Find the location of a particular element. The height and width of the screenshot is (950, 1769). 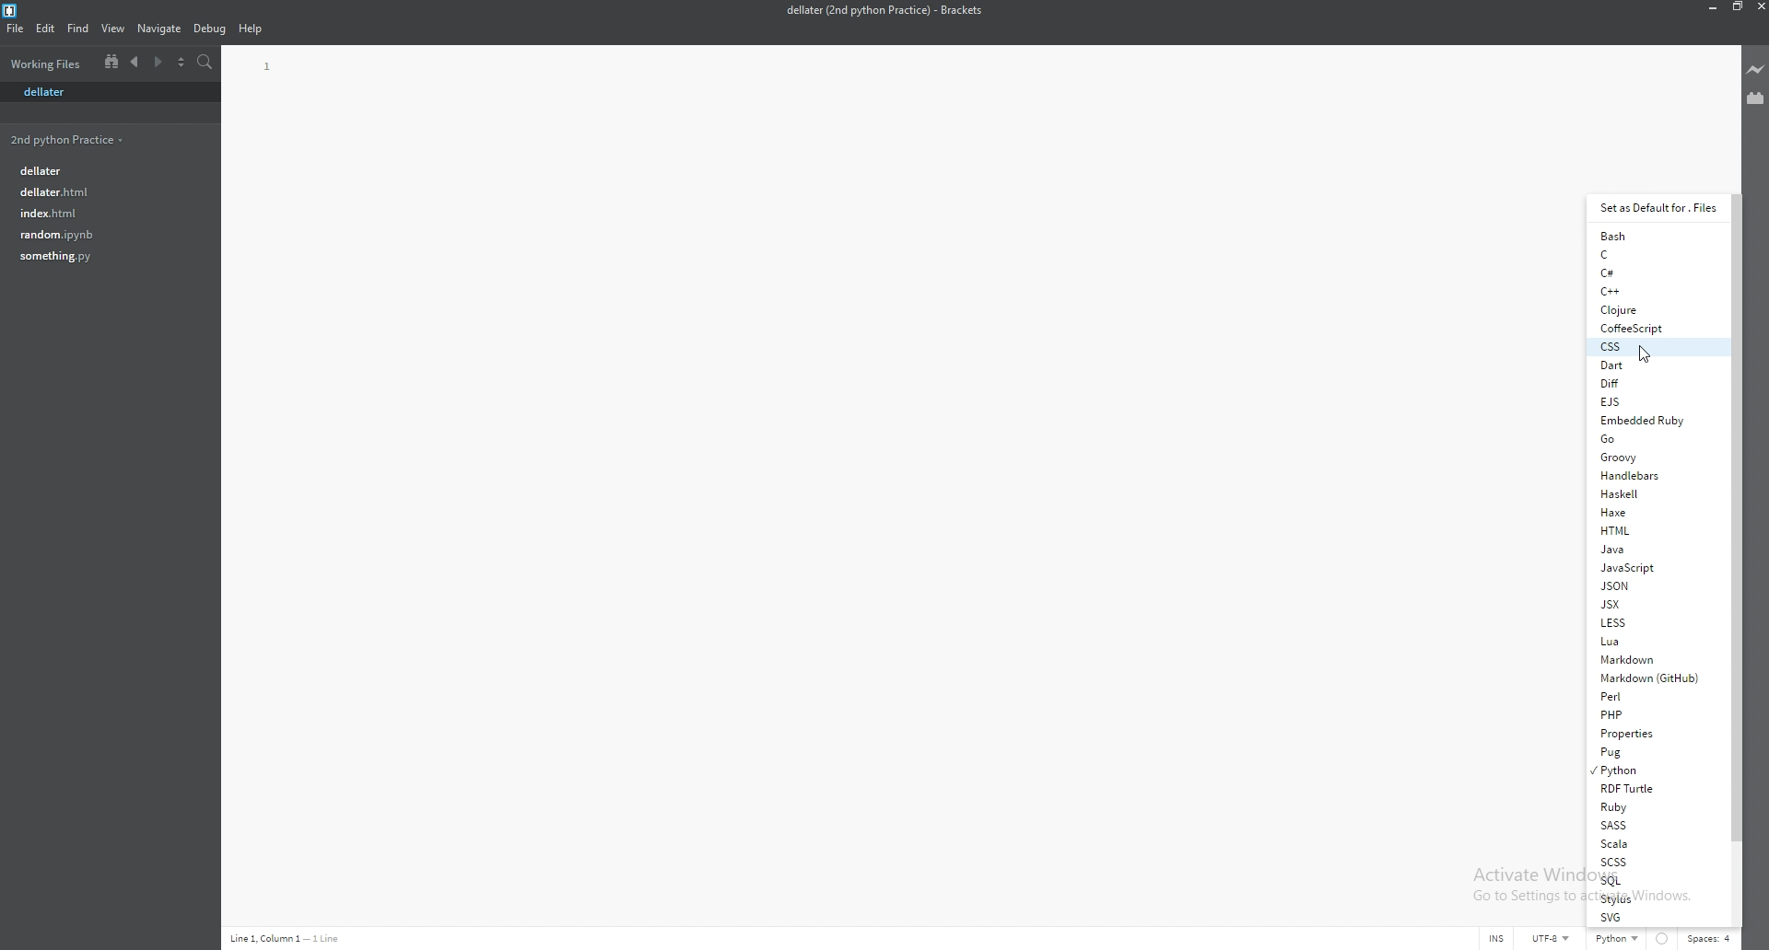

file is located at coordinates (100, 234).